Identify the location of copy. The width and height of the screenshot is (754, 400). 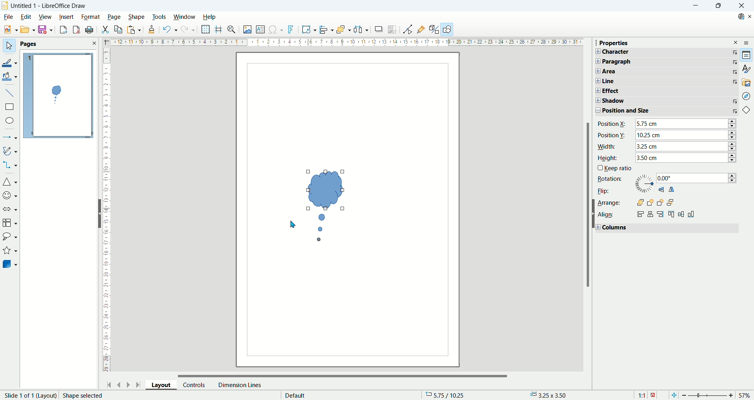
(119, 29).